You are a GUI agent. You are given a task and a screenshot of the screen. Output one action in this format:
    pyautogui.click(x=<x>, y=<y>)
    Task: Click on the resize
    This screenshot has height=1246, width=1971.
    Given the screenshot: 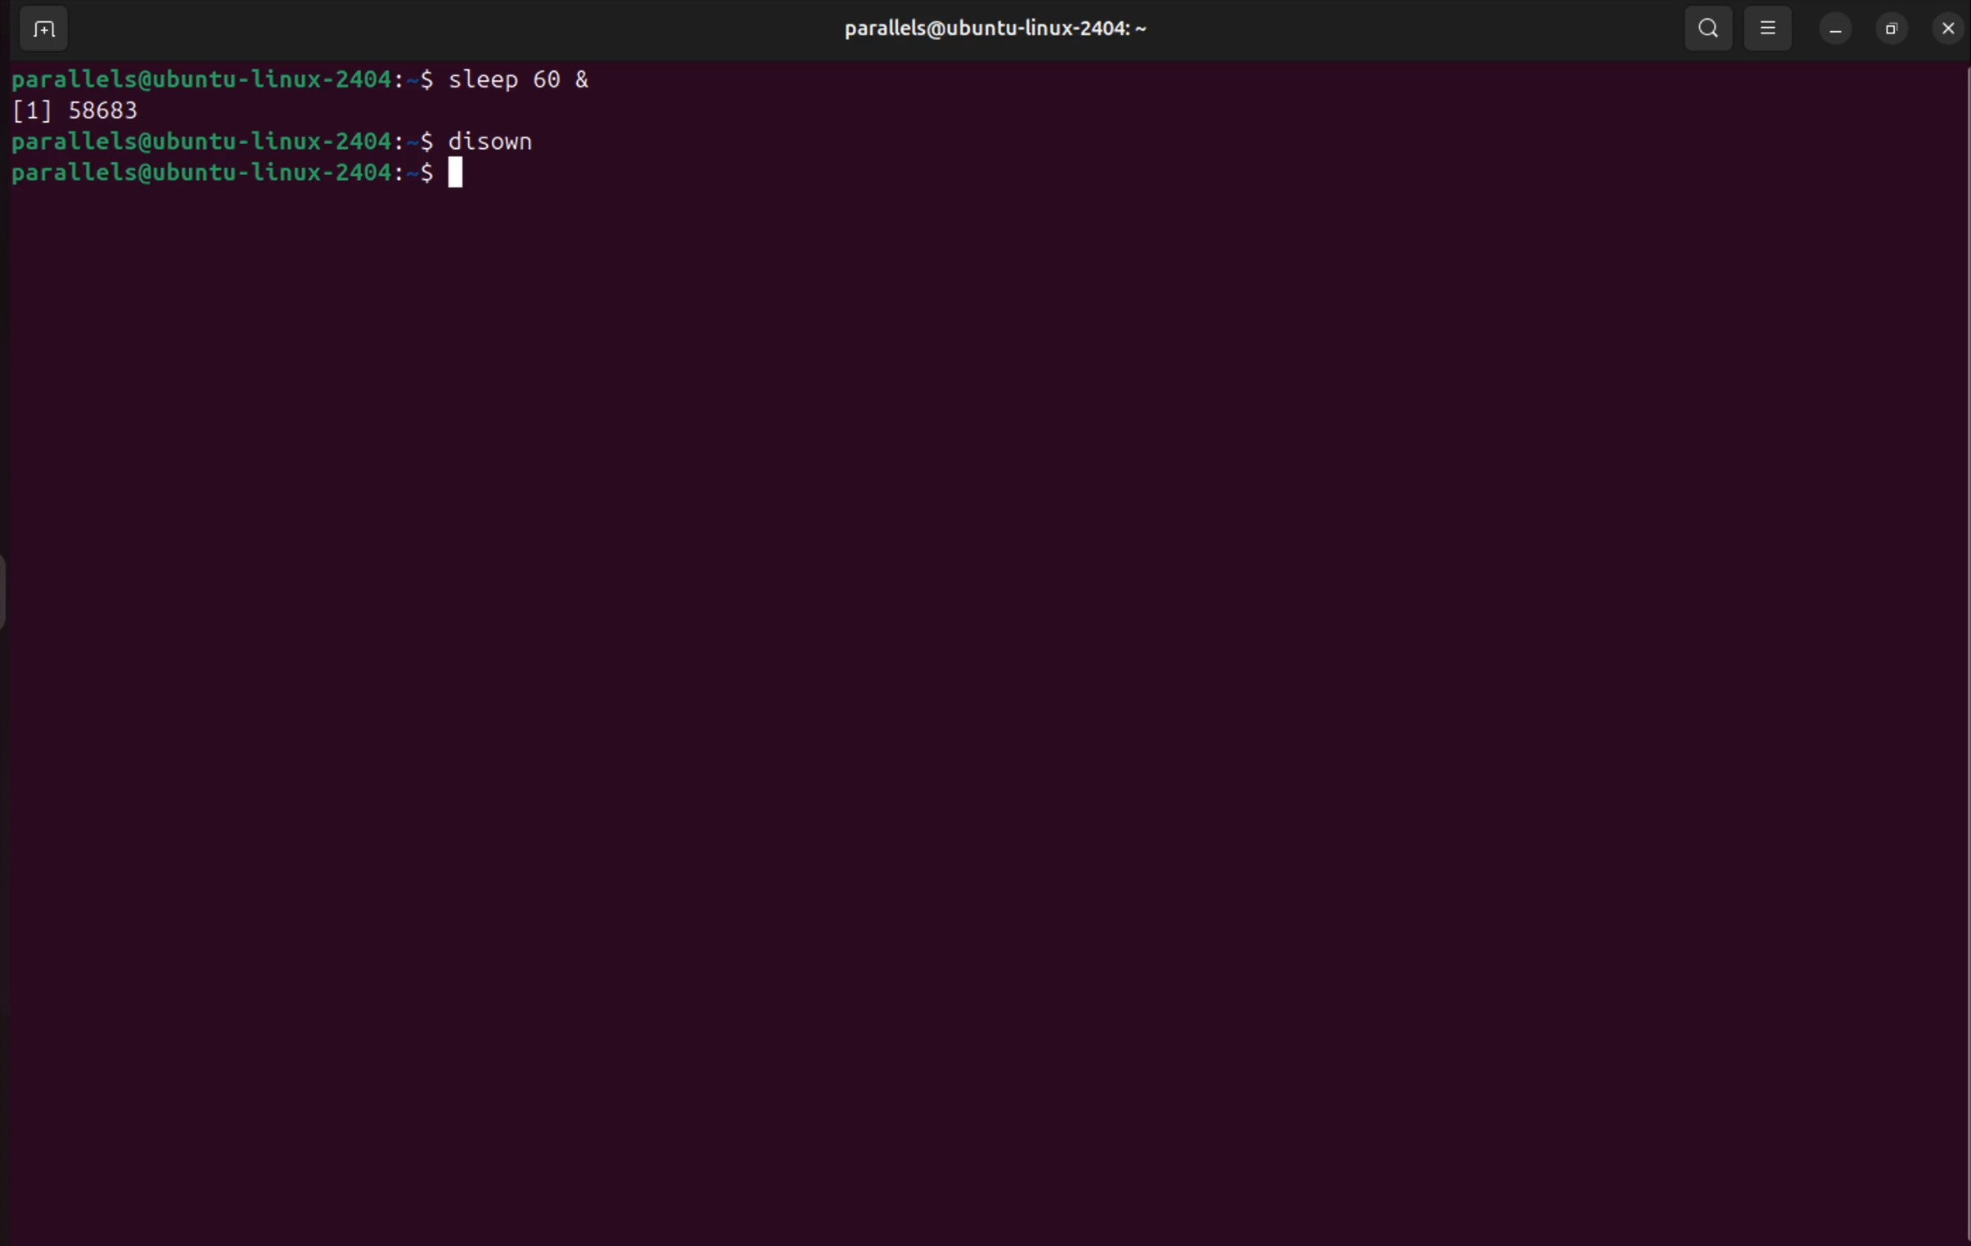 What is the action you would take?
    pyautogui.click(x=1892, y=29)
    